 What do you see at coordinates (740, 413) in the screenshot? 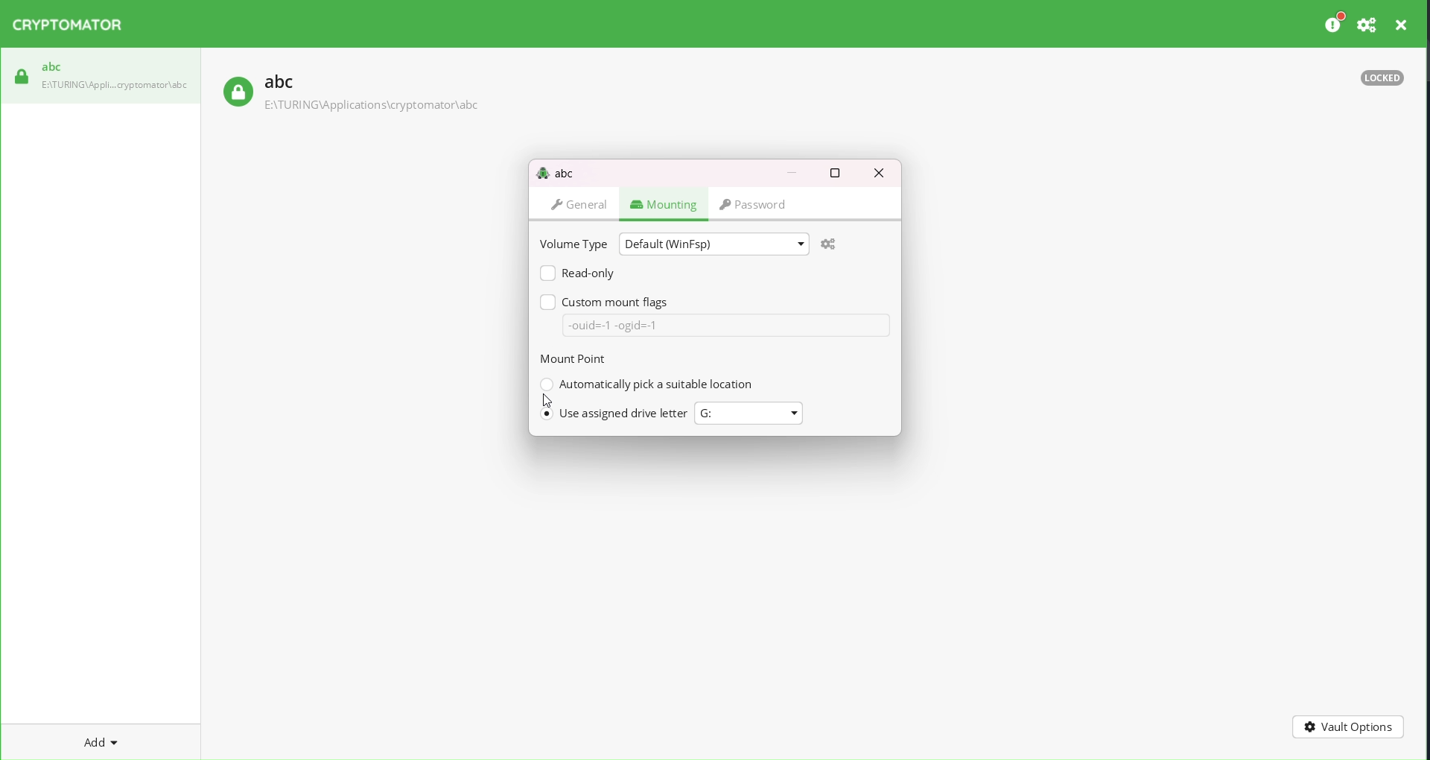
I see `current drive` at bounding box center [740, 413].